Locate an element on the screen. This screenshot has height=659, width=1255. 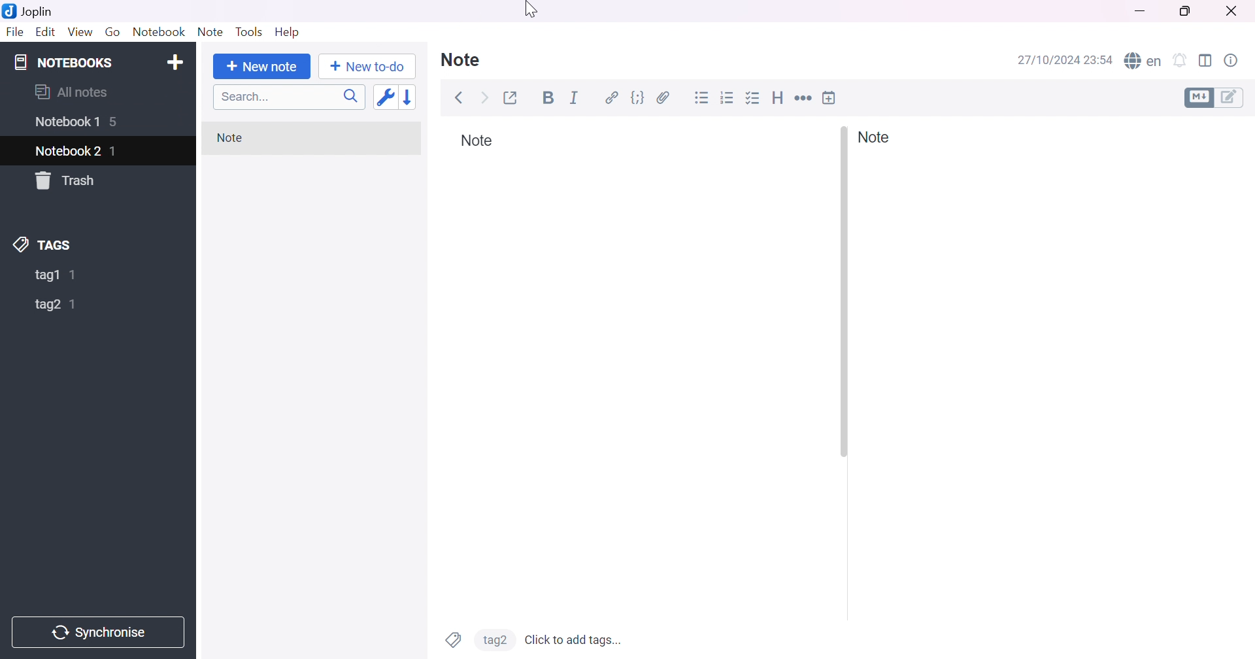
Notebook is located at coordinates (156, 33).